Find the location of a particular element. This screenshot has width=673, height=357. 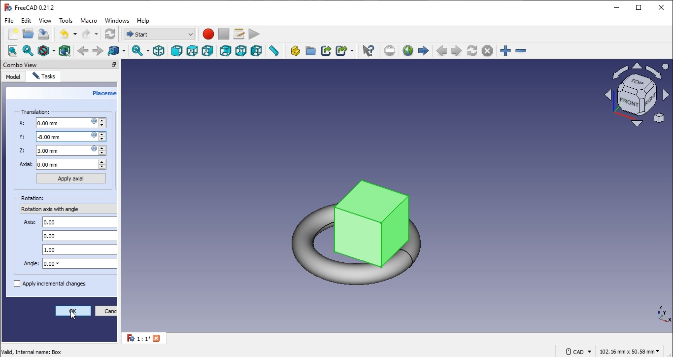

axis is located at coordinates (80, 236).